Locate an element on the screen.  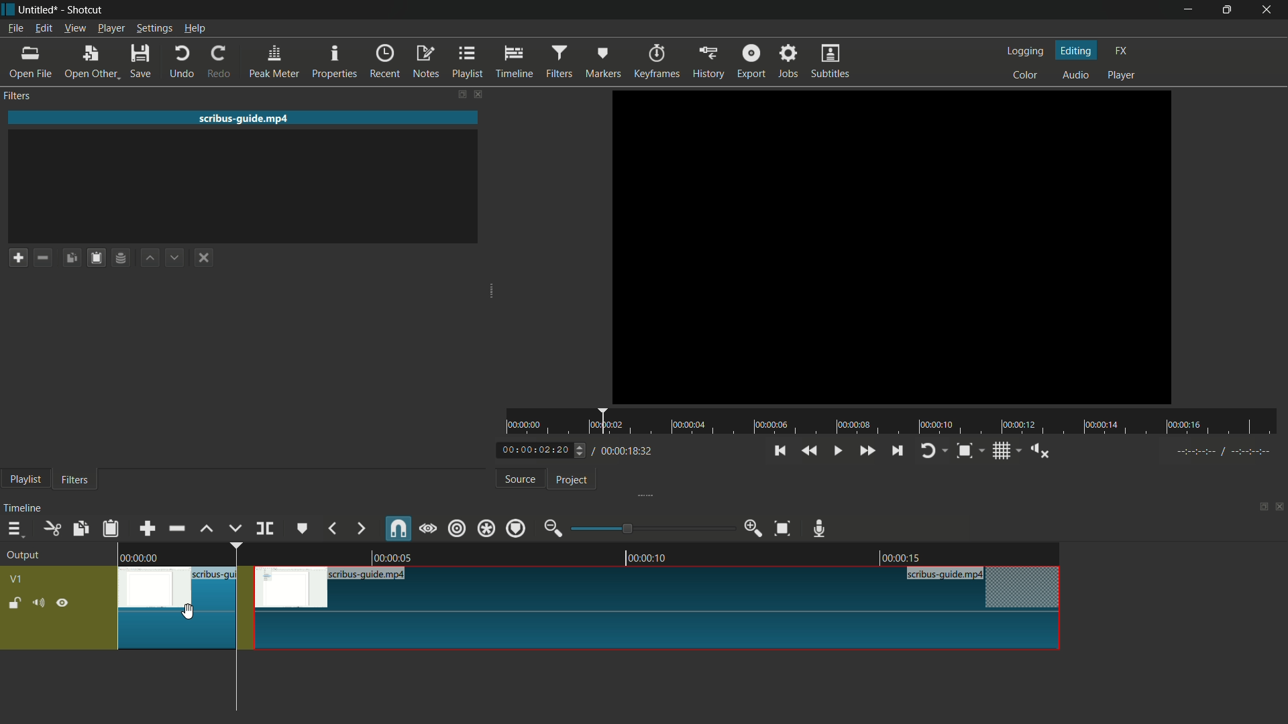
deselect the filter is located at coordinates (201, 259).